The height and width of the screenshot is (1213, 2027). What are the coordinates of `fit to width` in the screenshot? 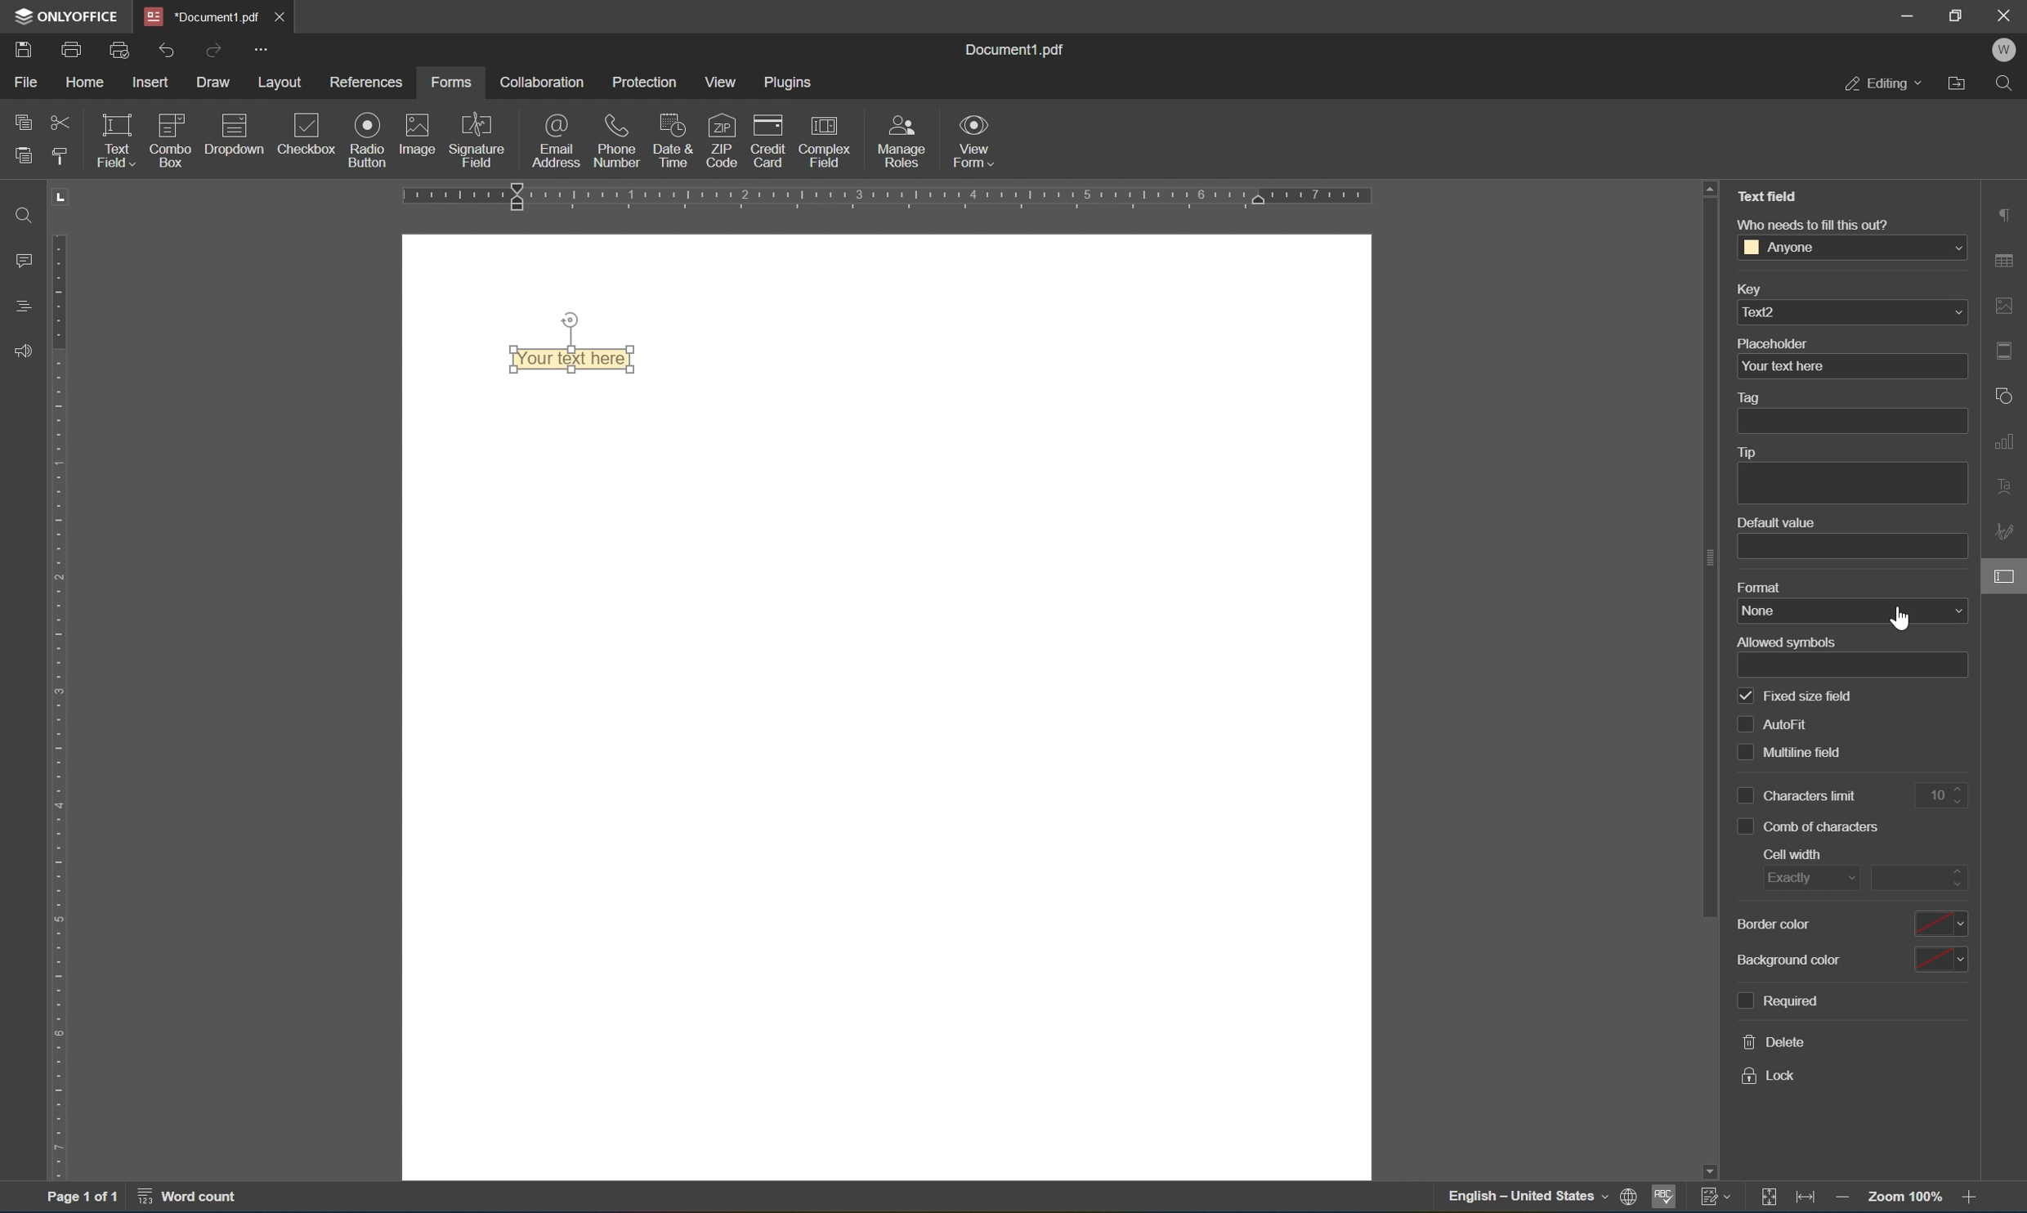 It's located at (1806, 1201).